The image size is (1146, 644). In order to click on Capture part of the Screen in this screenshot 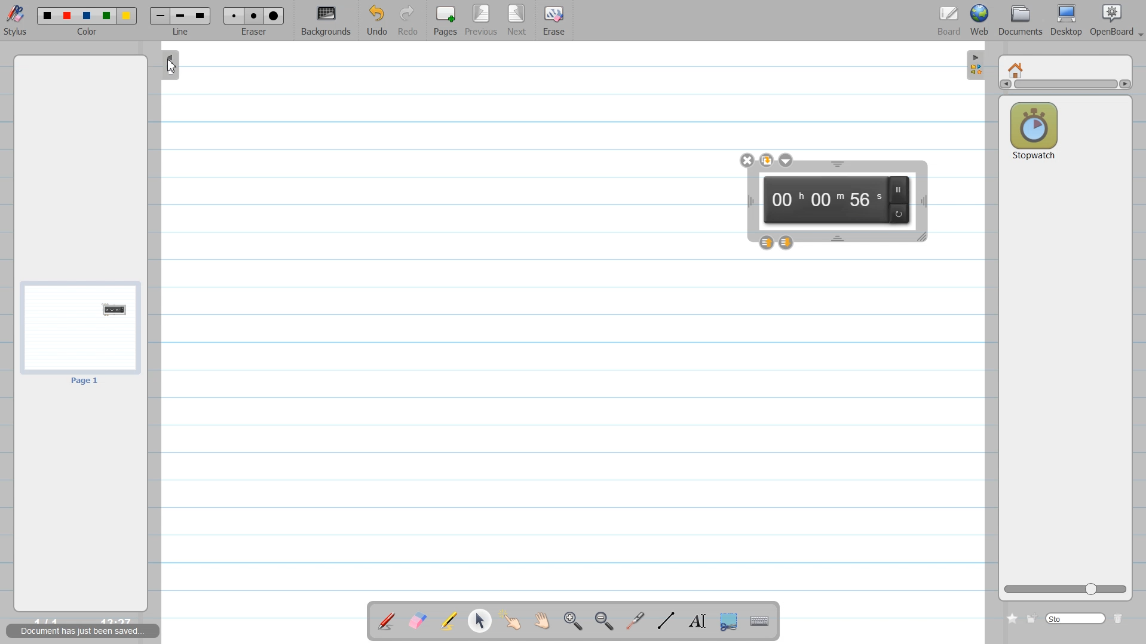, I will do `click(732, 622)`.